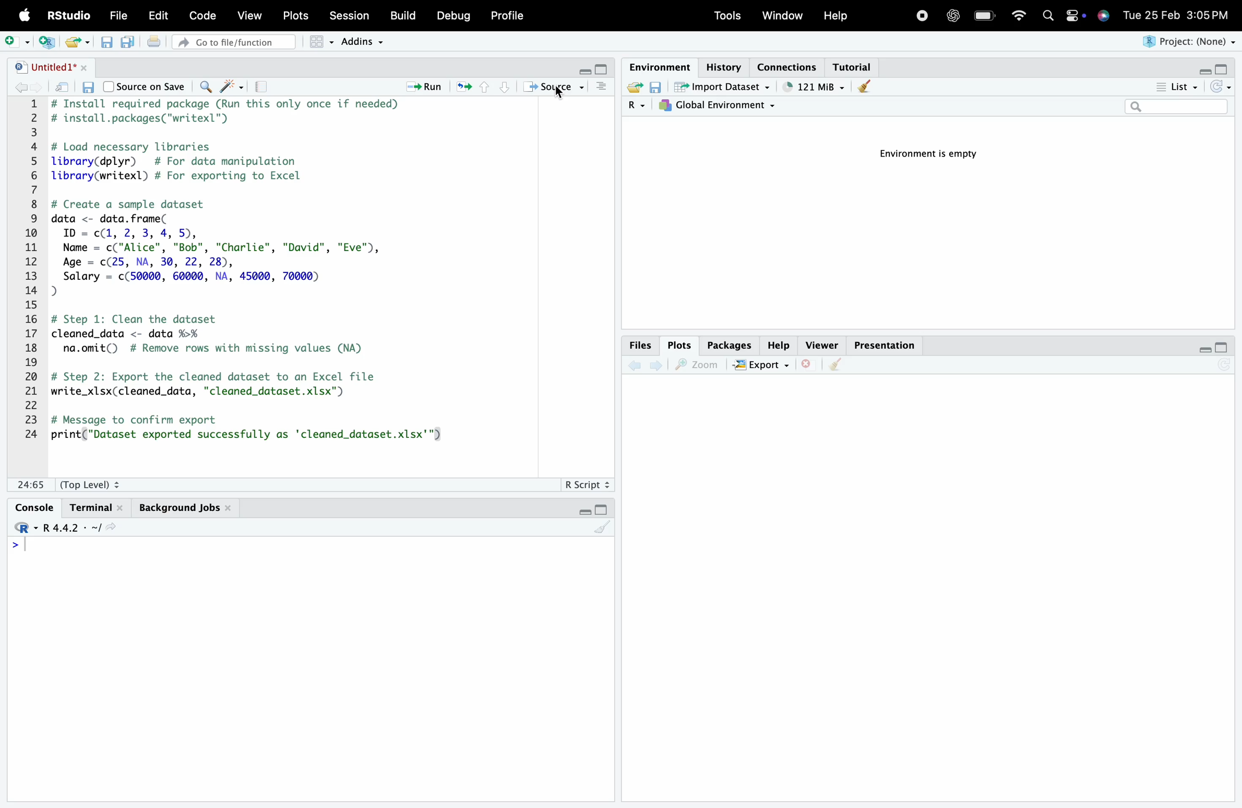  Describe the element at coordinates (49, 65) in the screenshot. I see `Untitled1` at that location.